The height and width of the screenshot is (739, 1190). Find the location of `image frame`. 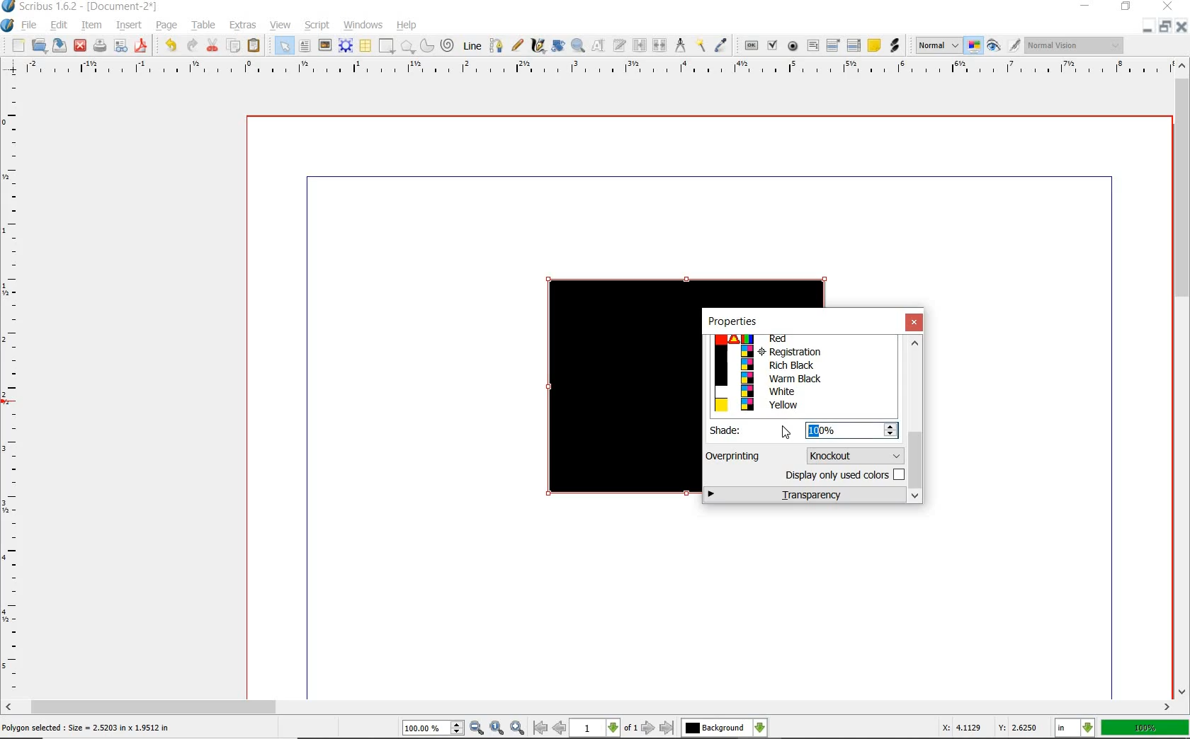

image frame is located at coordinates (326, 46).